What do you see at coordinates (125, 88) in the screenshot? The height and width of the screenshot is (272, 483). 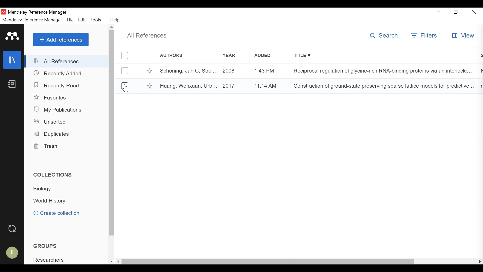 I see `Cursor` at bounding box center [125, 88].